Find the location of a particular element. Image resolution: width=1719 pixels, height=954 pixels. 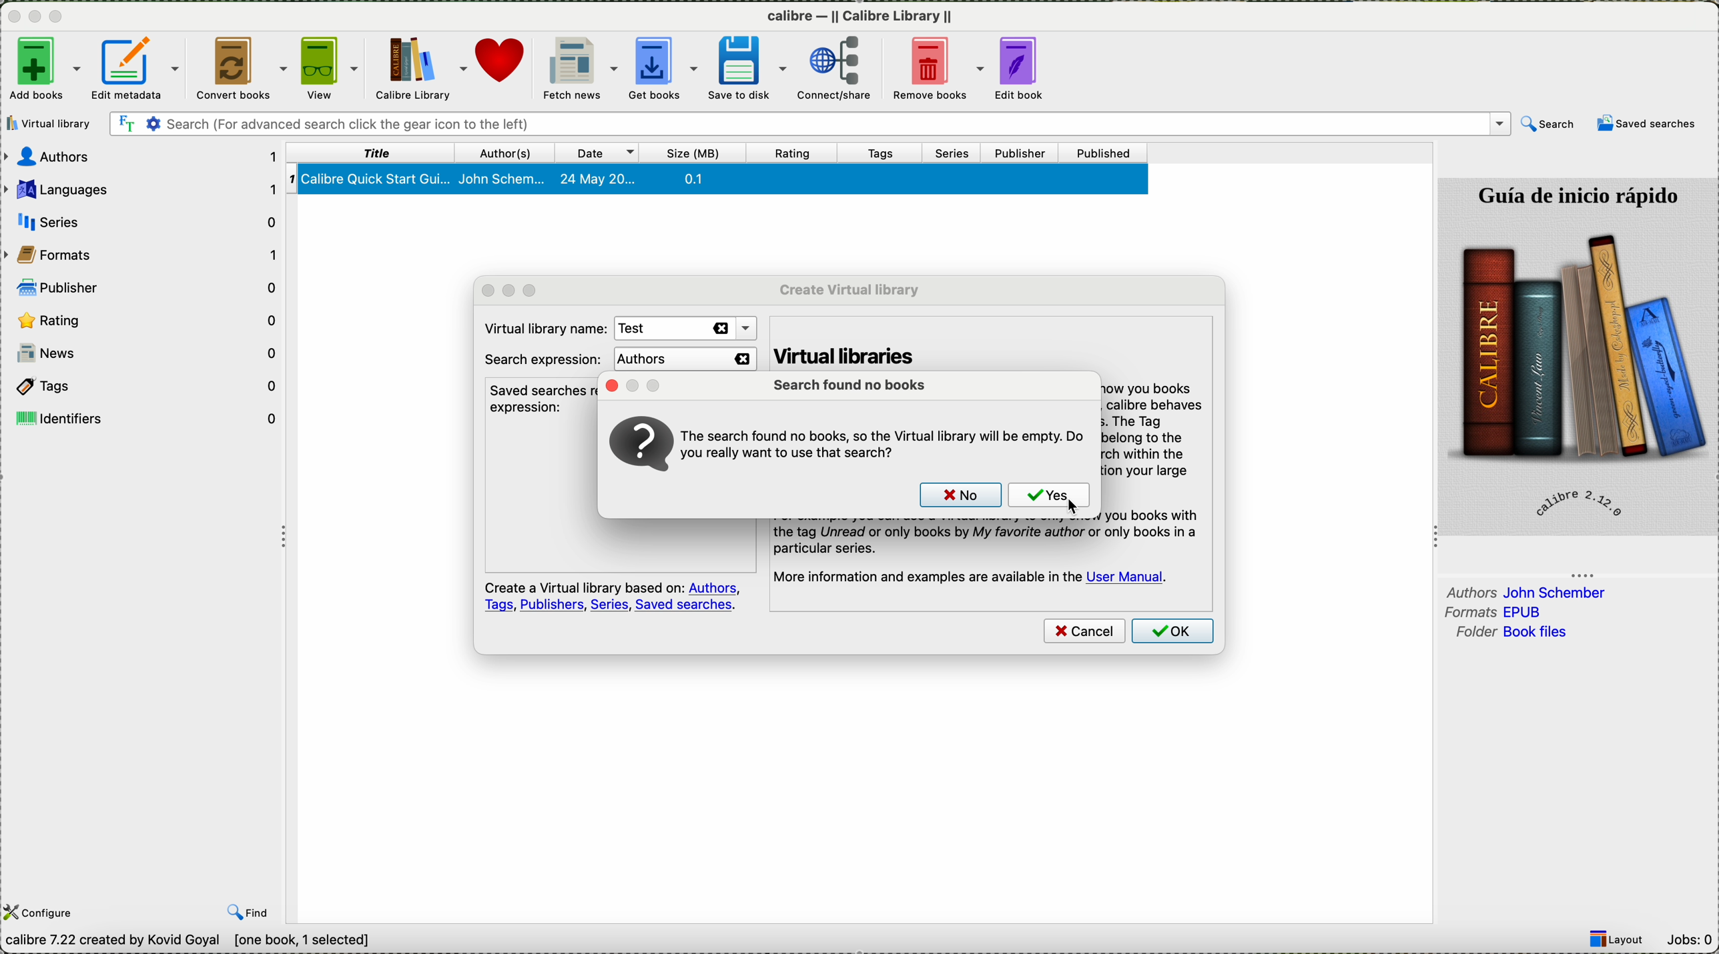

note is located at coordinates (613, 597).